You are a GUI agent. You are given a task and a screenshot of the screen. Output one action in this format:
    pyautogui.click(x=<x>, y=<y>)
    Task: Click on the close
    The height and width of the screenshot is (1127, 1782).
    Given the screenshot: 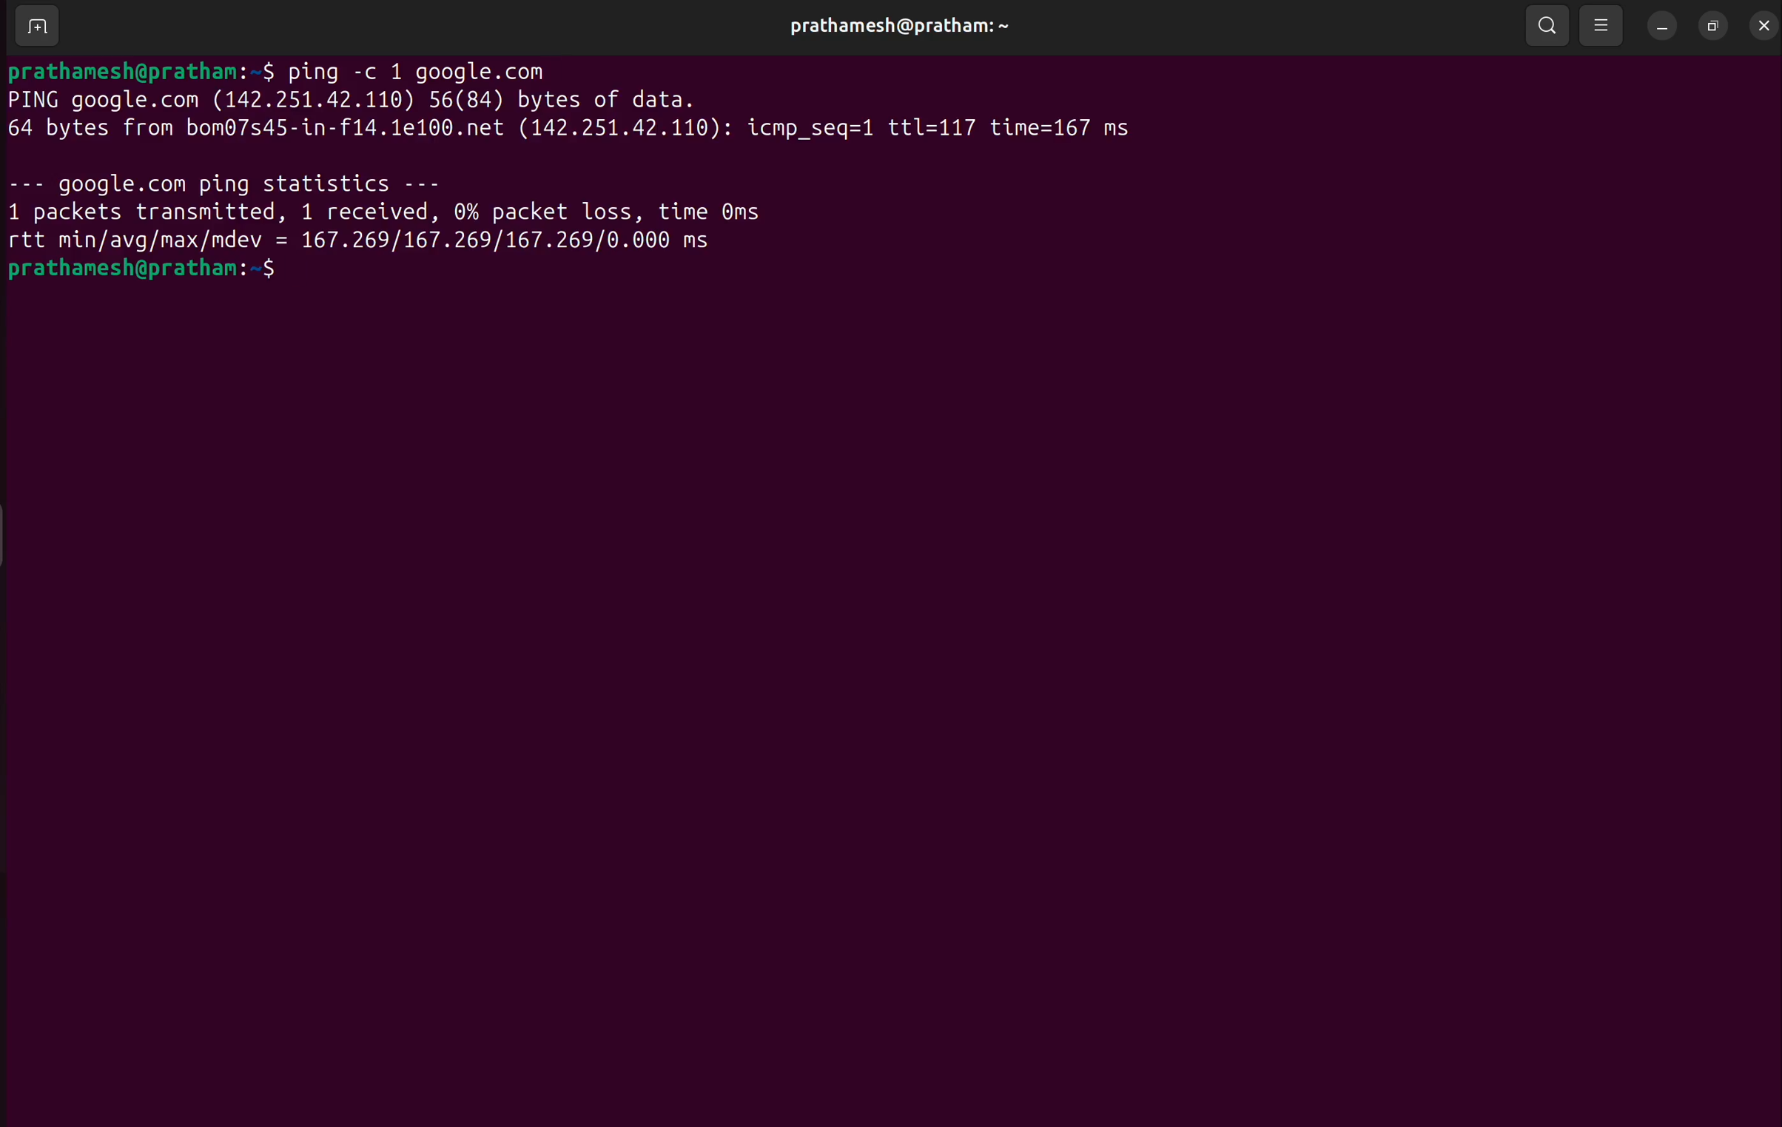 What is the action you would take?
    pyautogui.click(x=1763, y=21)
    